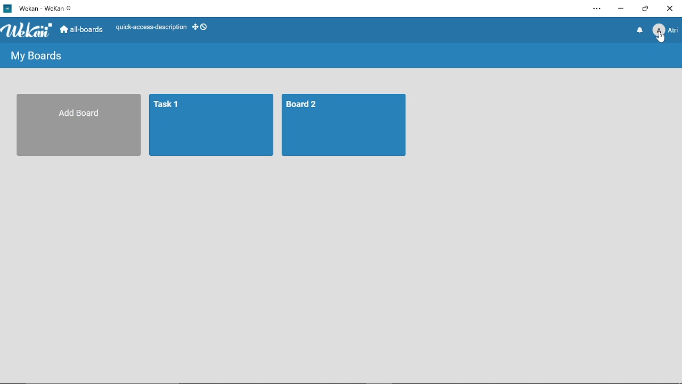 The image size is (682, 384). I want to click on Settings and more, so click(596, 9).